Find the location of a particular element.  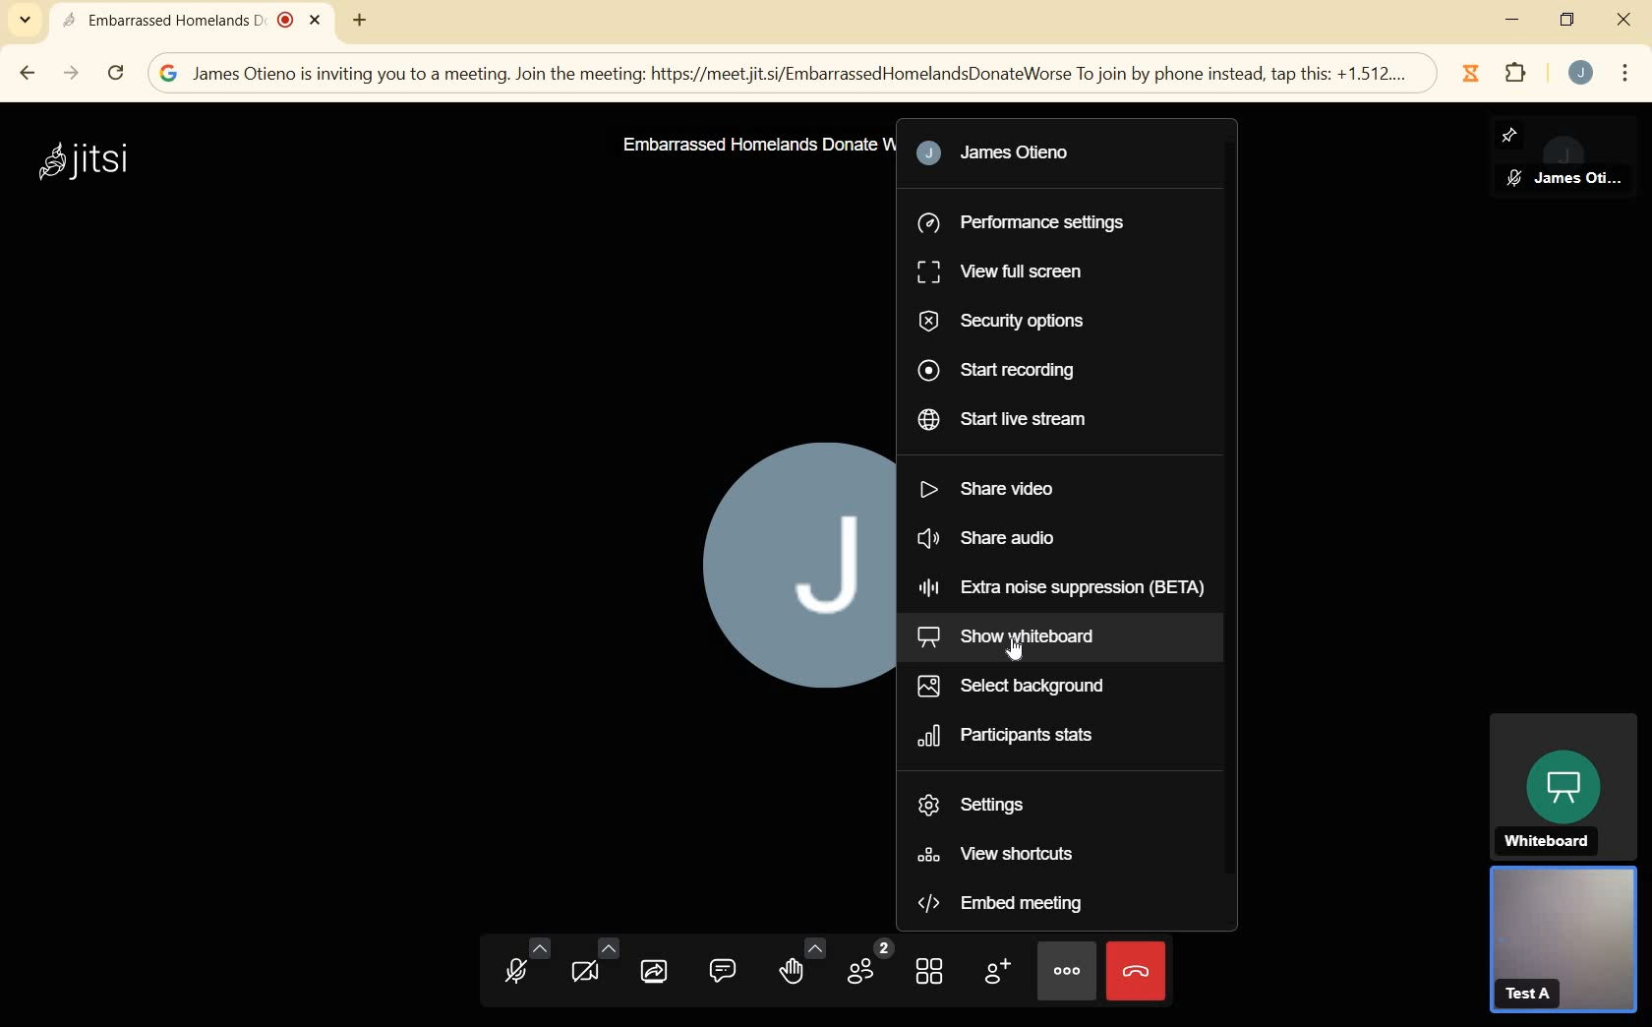

more actions is located at coordinates (1067, 969).